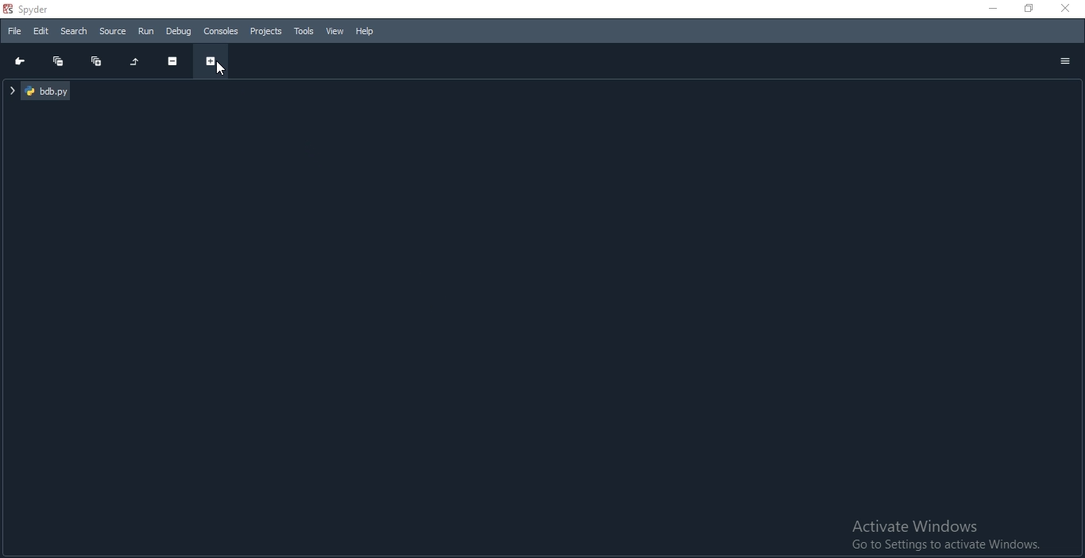  I want to click on Run, so click(145, 31).